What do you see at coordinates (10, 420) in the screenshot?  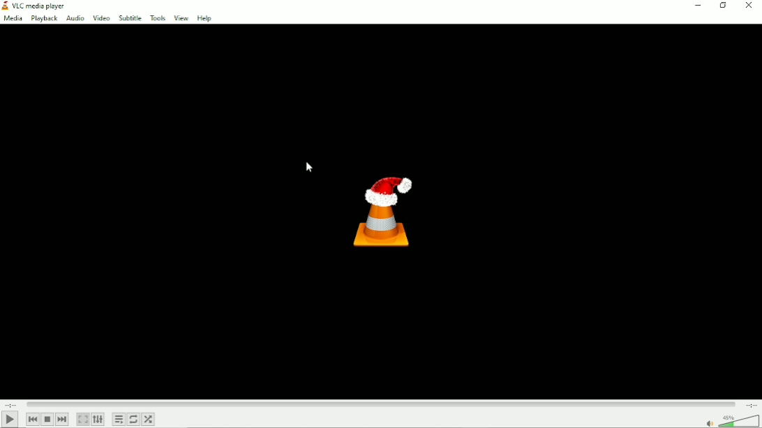 I see `Play` at bounding box center [10, 420].